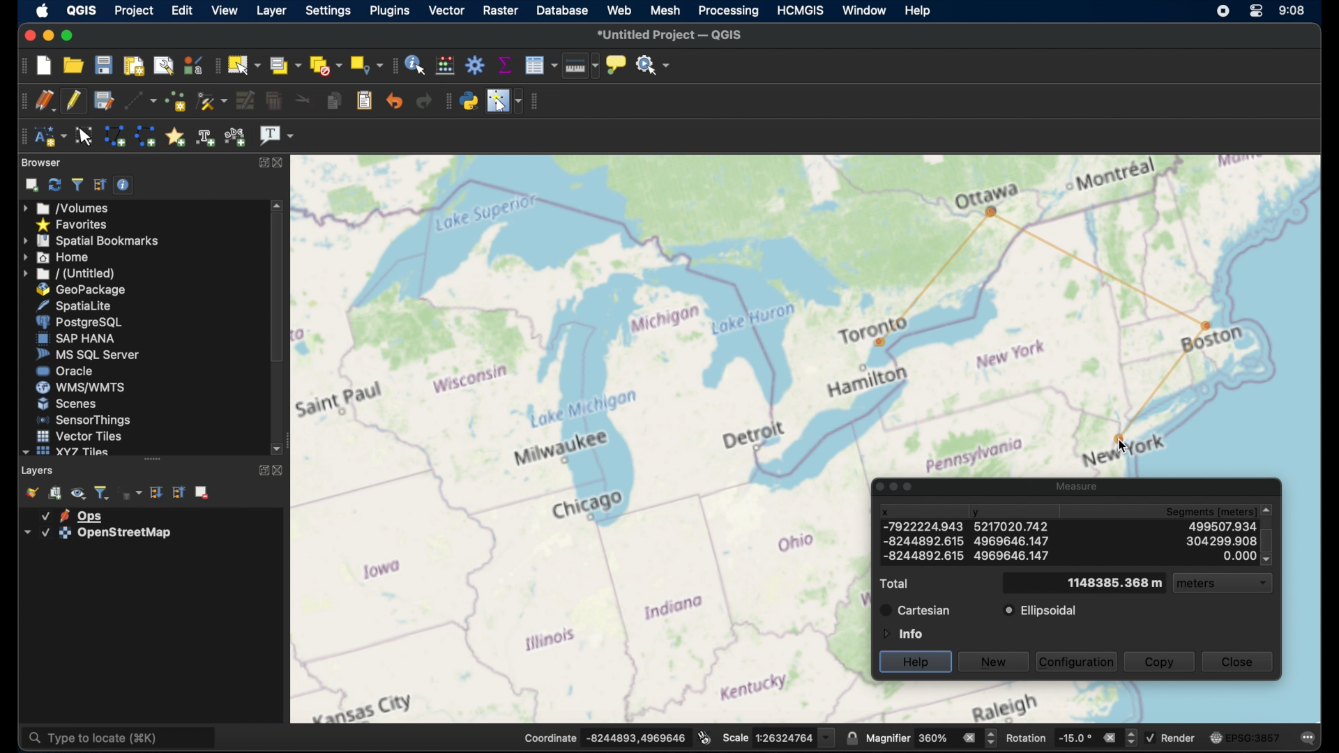  I want to click on spatiallite, so click(85, 305).